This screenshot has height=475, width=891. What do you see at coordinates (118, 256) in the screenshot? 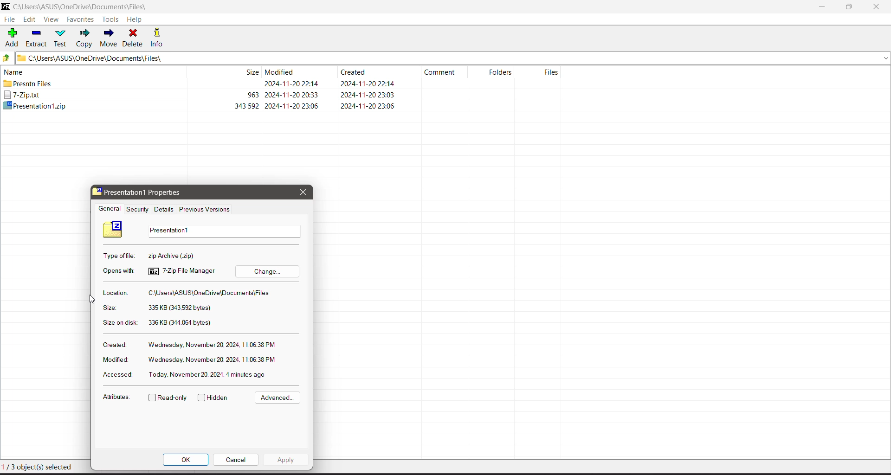
I see `Type of file` at bounding box center [118, 256].